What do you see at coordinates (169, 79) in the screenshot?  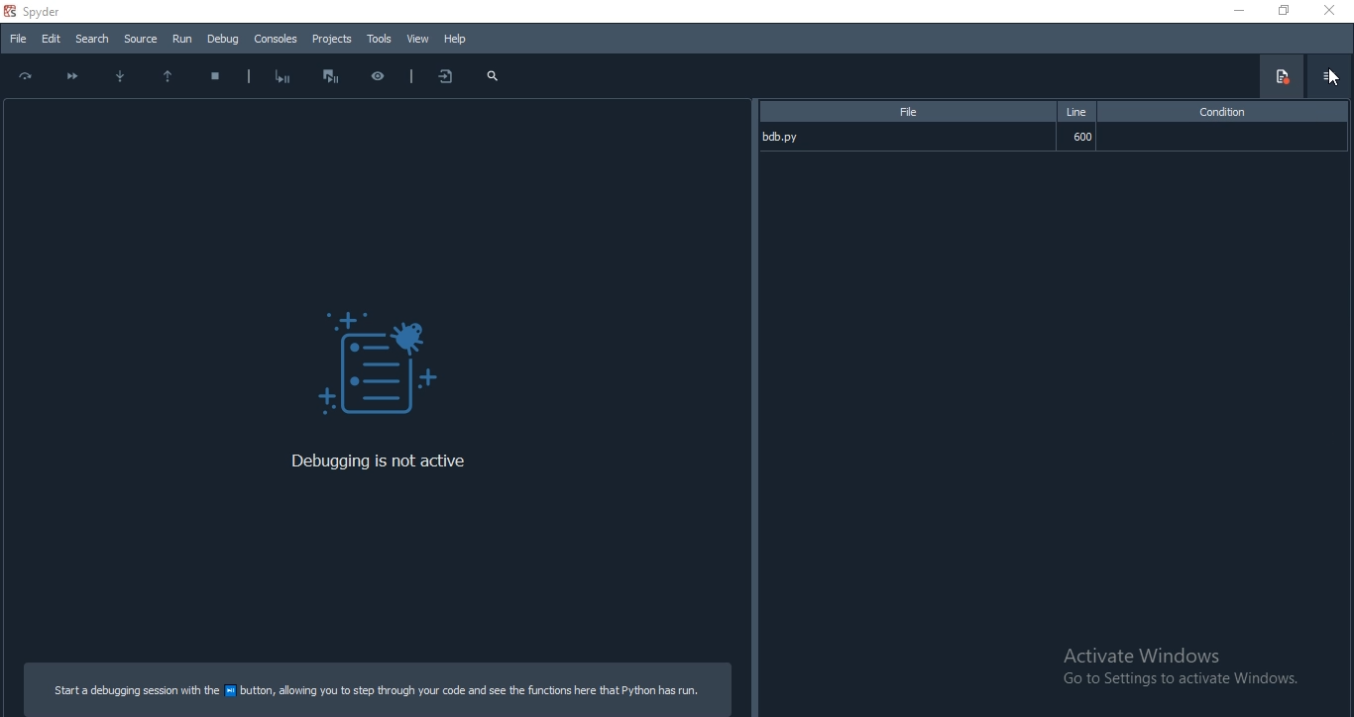 I see `Execute till; function or methods return` at bounding box center [169, 79].